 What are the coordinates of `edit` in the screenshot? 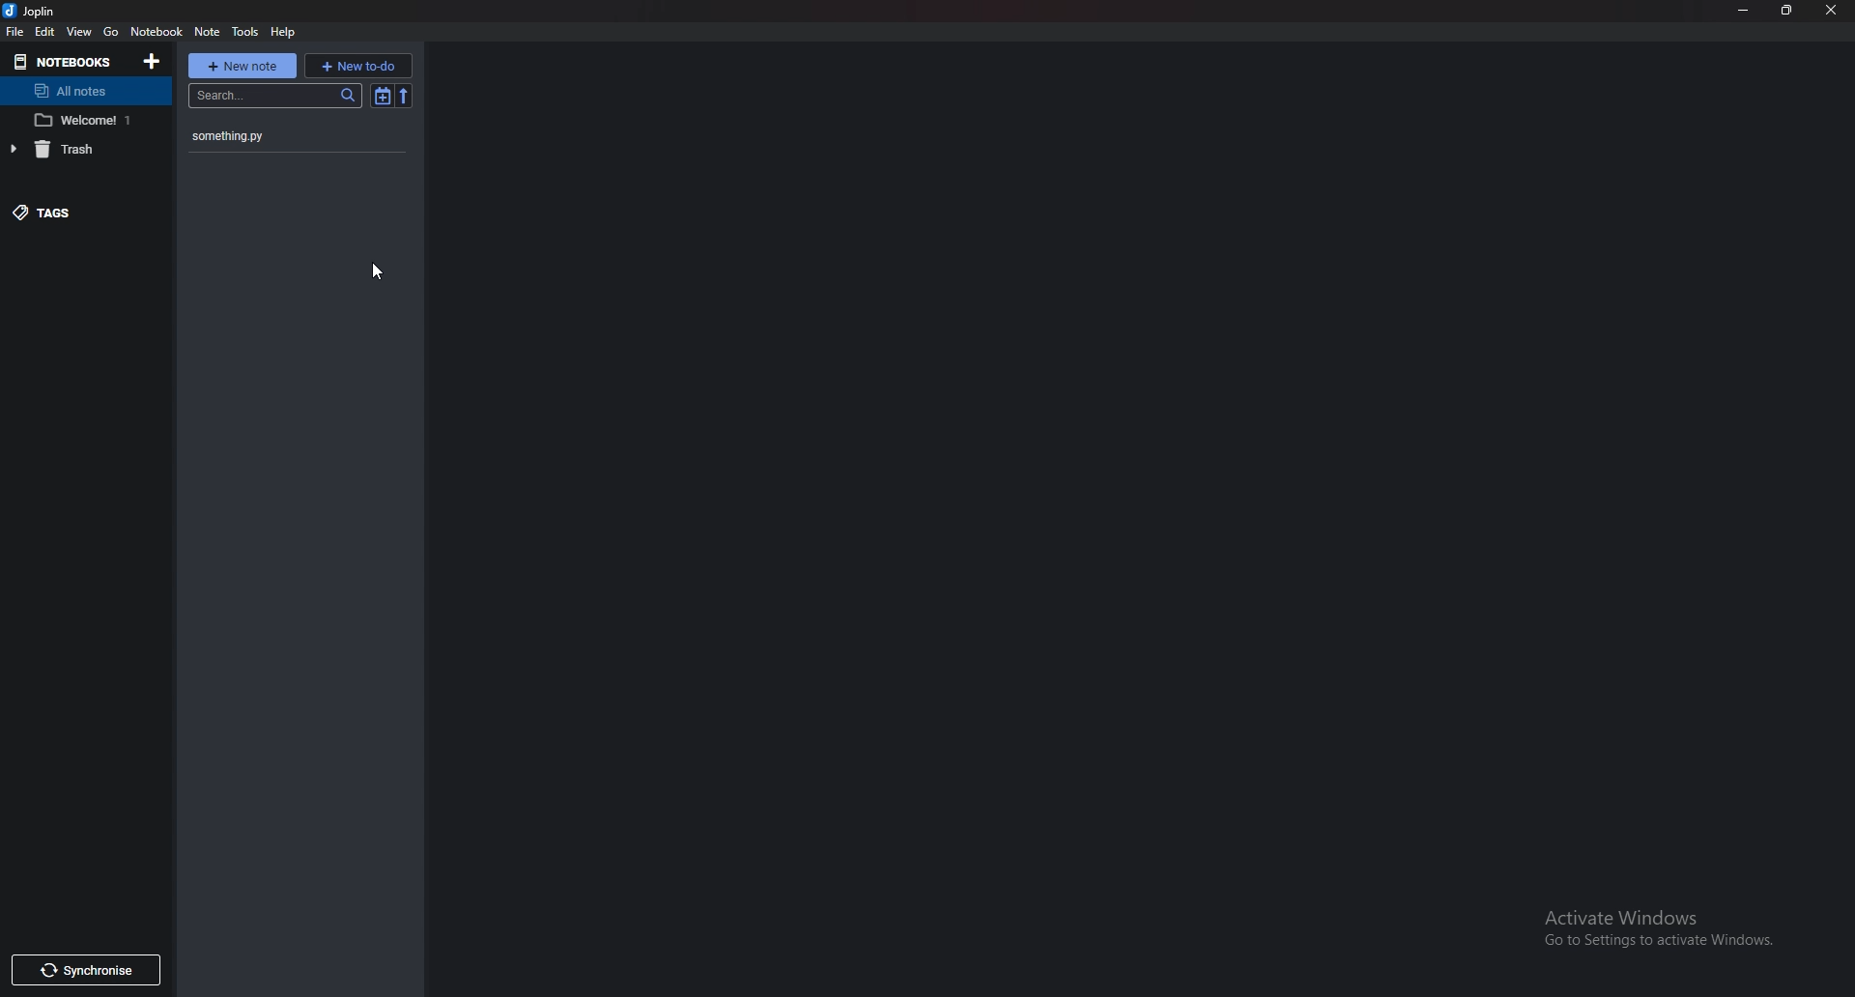 It's located at (44, 33).